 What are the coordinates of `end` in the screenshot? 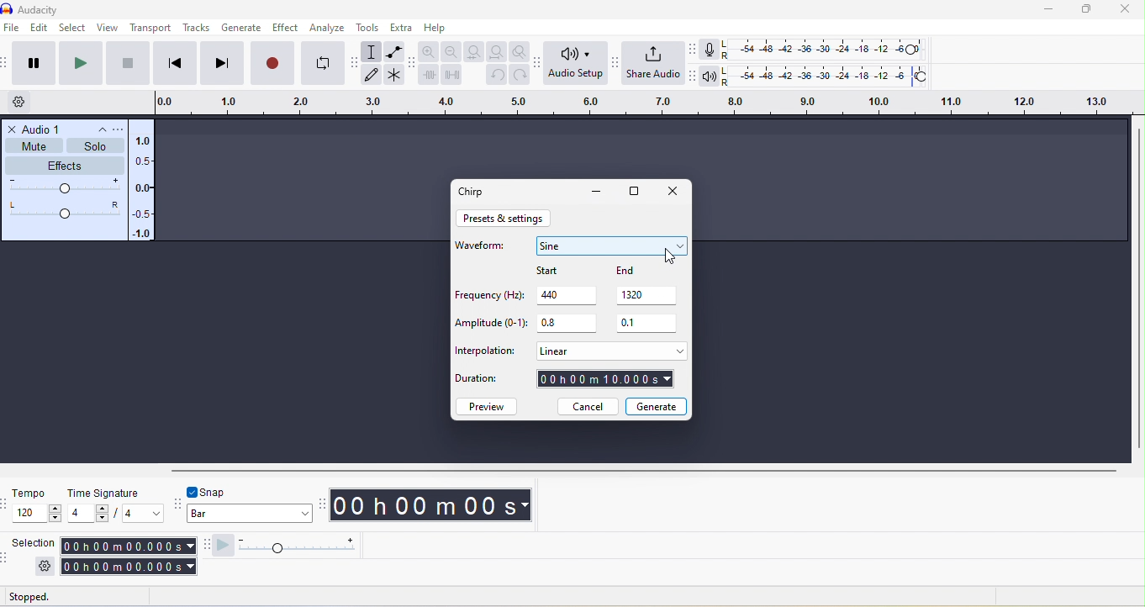 It's located at (639, 271).